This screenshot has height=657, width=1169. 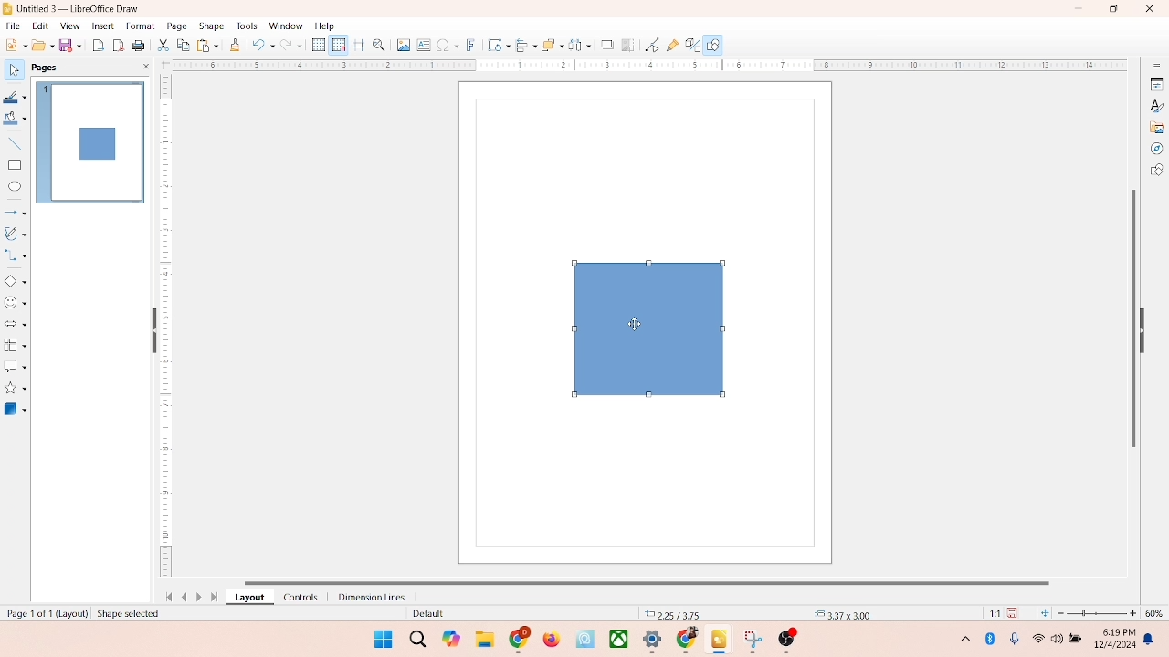 I want to click on notifications, so click(x=1150, y=638).